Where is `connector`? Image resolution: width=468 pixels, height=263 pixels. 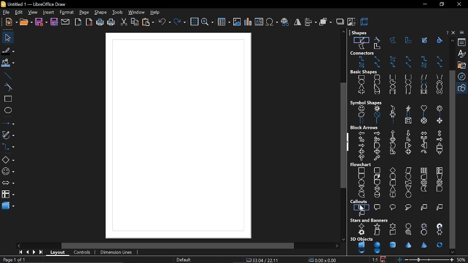
connector is located at coordinates (424, 59).